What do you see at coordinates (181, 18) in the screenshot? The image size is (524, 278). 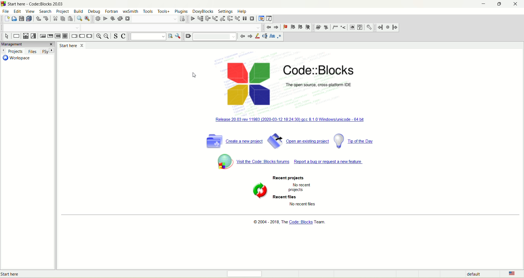 I see `select target dialog` at bounding box center [181, 18].